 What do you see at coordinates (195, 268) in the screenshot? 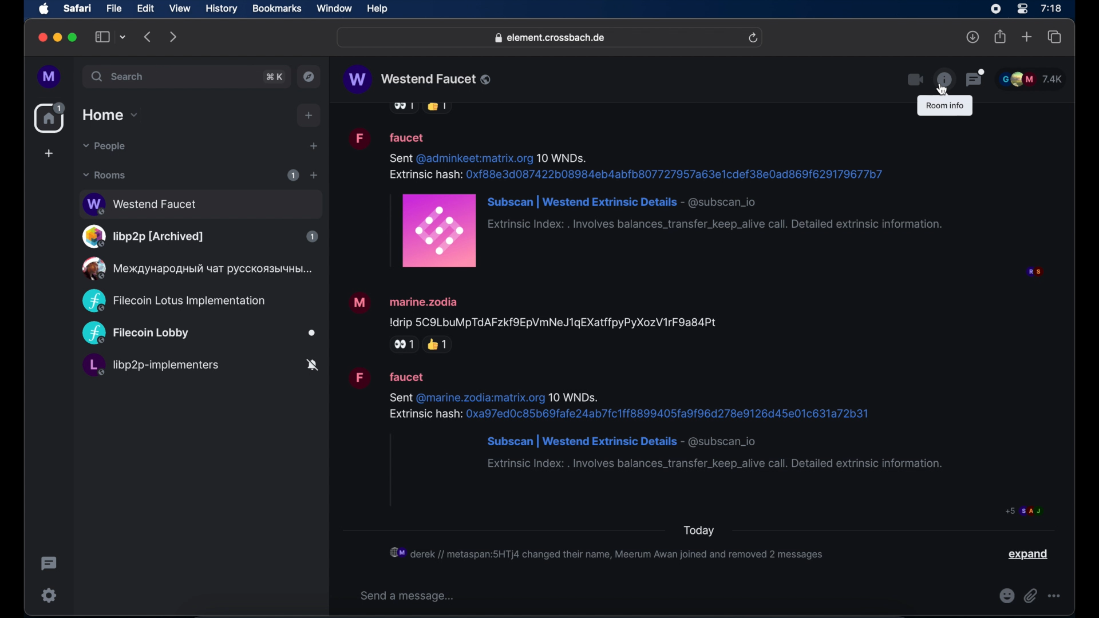
I see `public room` at bounding box center [195, 268].